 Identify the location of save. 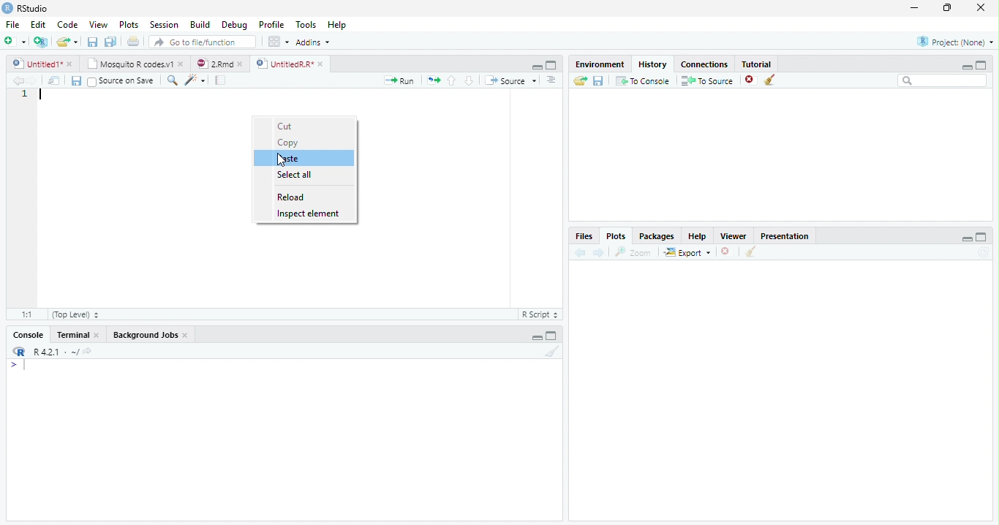
(598, 80).